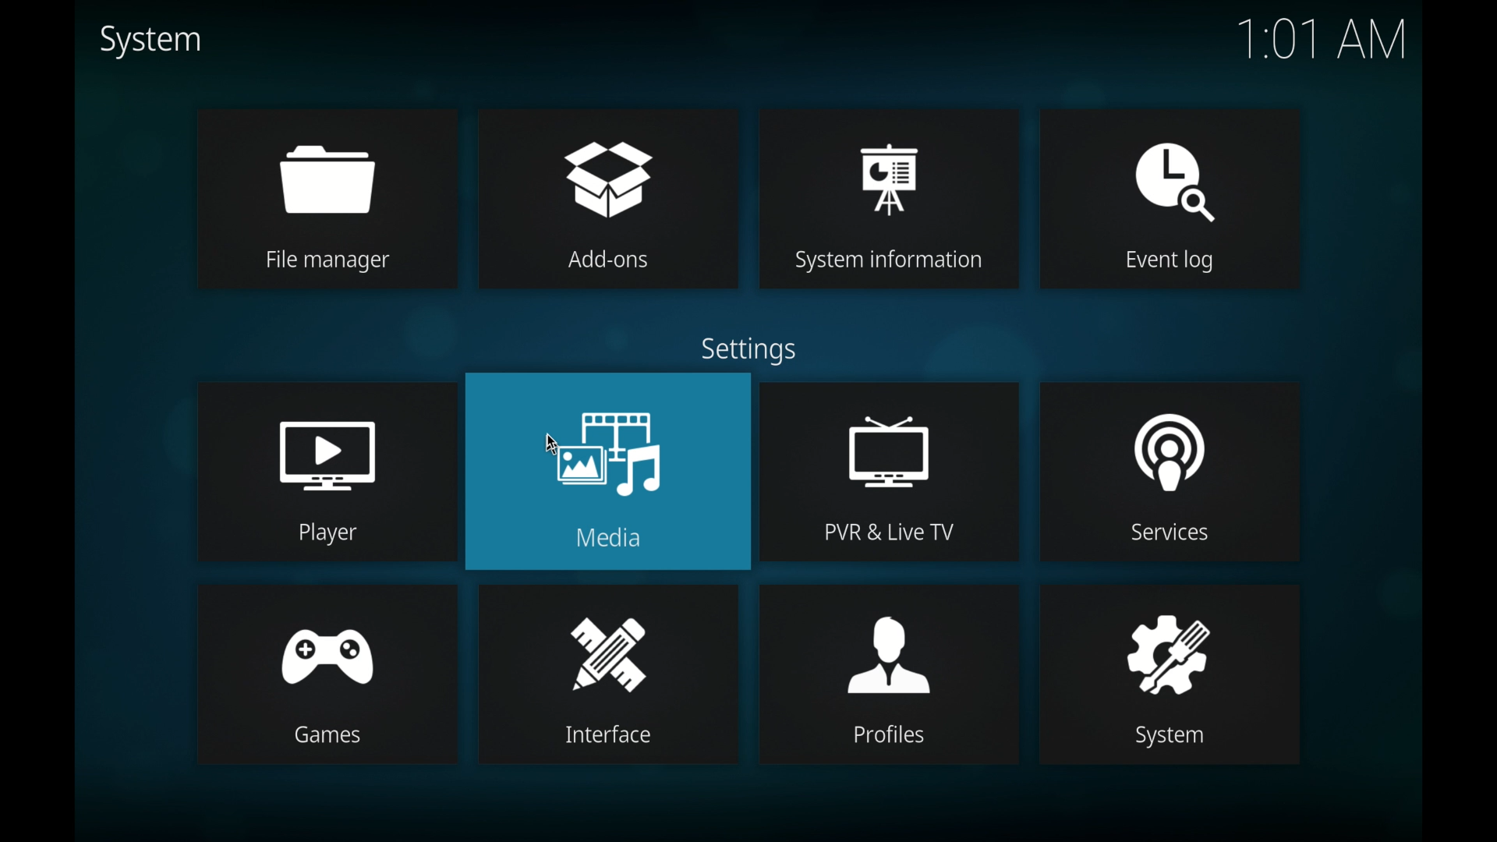  What do you see at coordinates (328, 536) in the screenshot?
I see `Player` at bounding box center [328, 536].